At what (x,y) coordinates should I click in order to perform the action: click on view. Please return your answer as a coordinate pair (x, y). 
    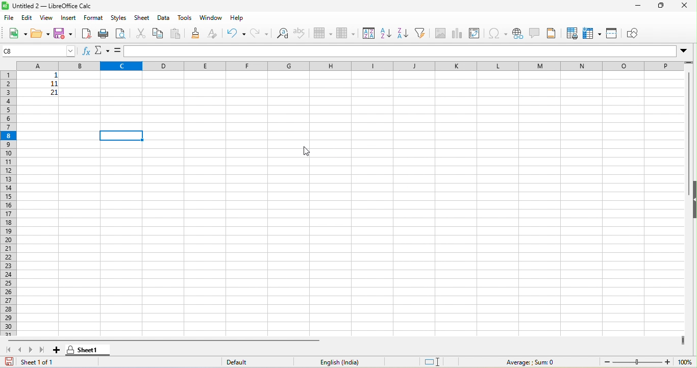
    Looking at the image, I should click on (47, 17).